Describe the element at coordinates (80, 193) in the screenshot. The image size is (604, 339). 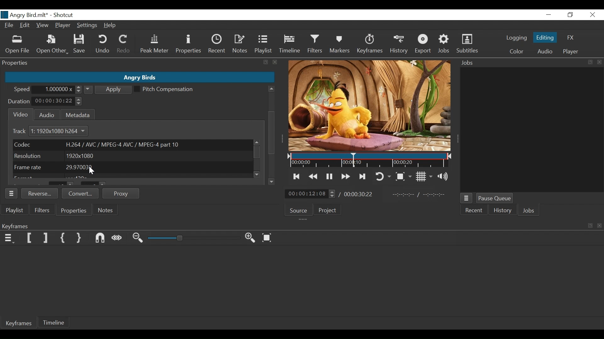
I see `Convert` at that location.